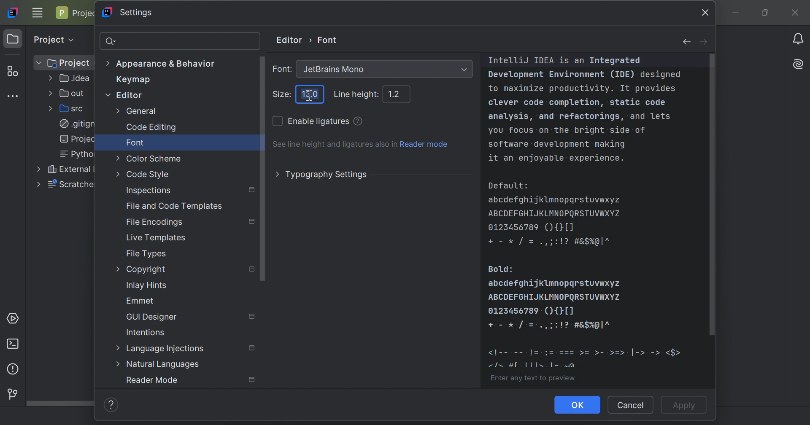 This screenshot has height=425, width=810. Describe the element at coordinates (78, 124) in the screenshot. I see `.gitign` at that location.